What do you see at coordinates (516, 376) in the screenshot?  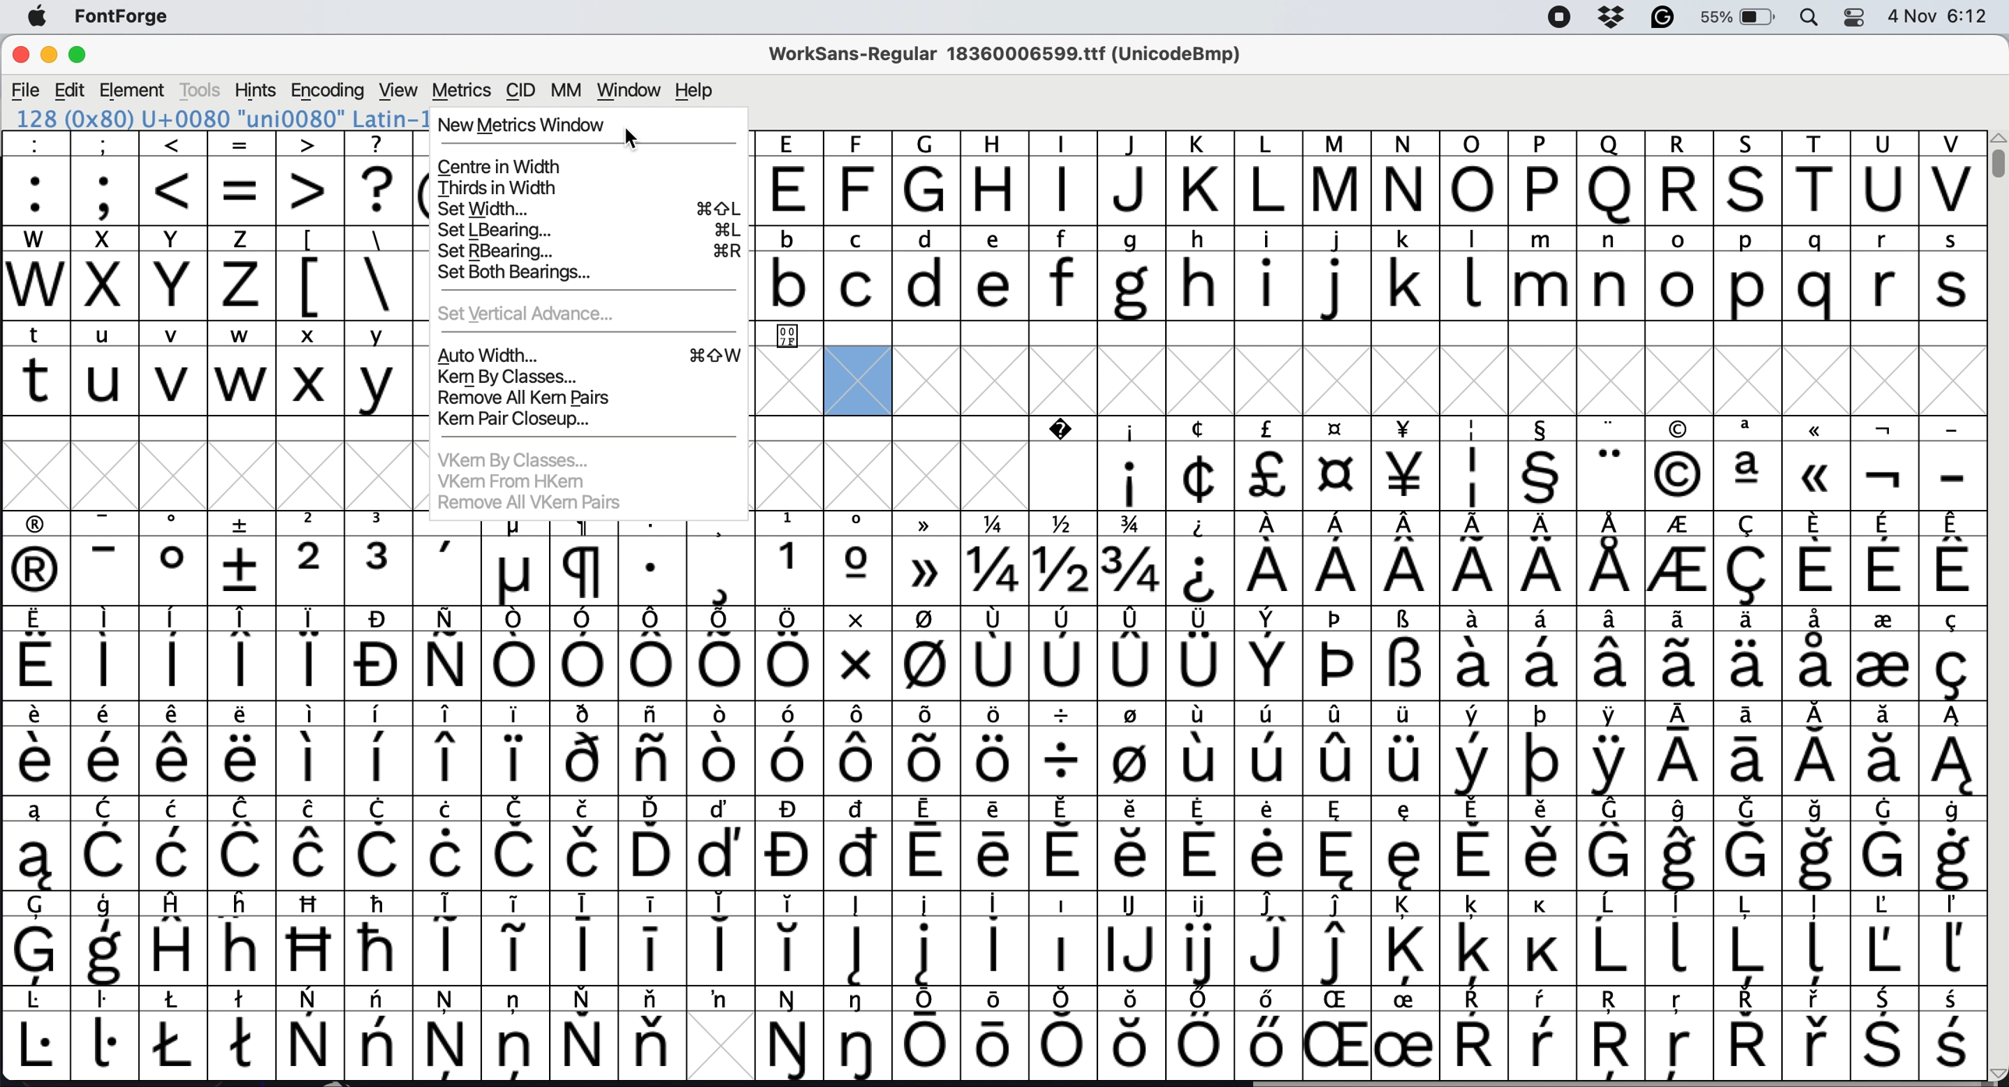 I see `kern by classes` at bounding box center [516, 376].